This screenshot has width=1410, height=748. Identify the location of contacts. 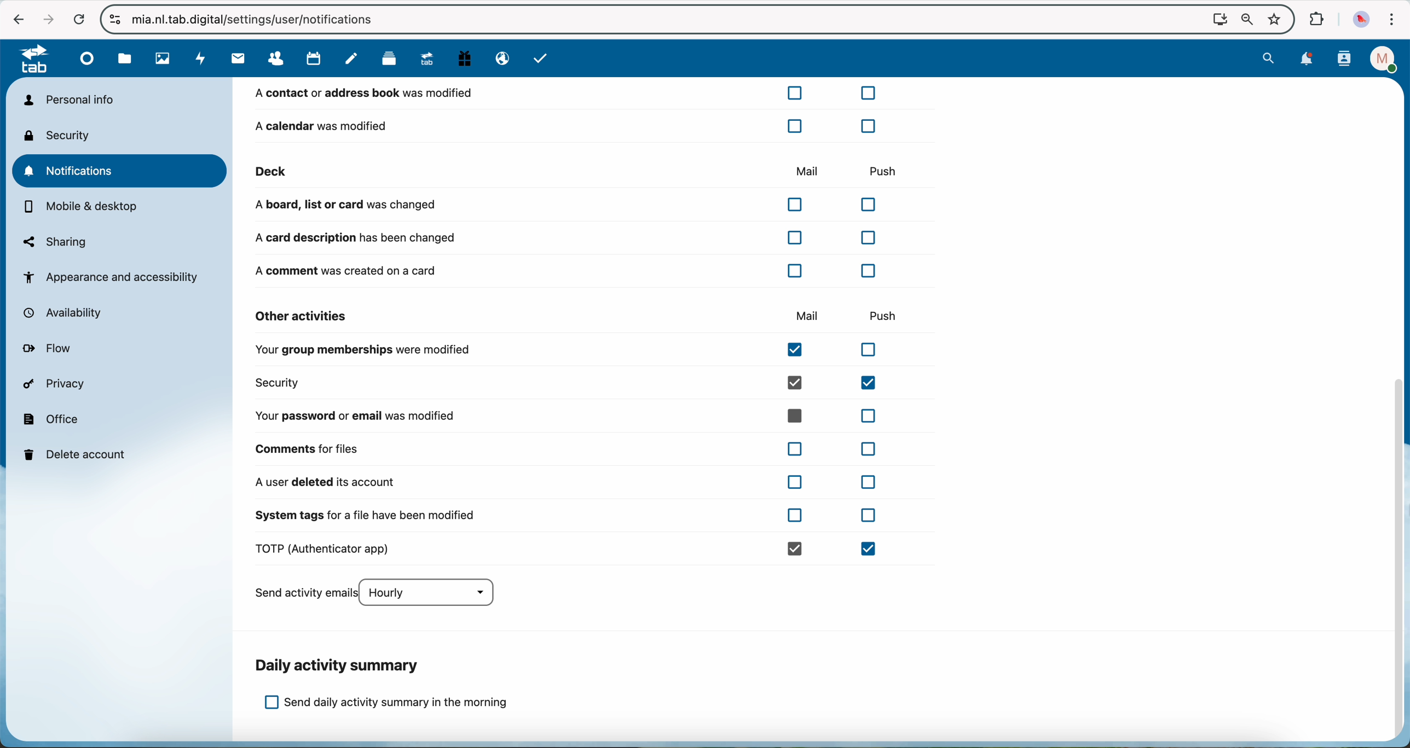
(279, 59).